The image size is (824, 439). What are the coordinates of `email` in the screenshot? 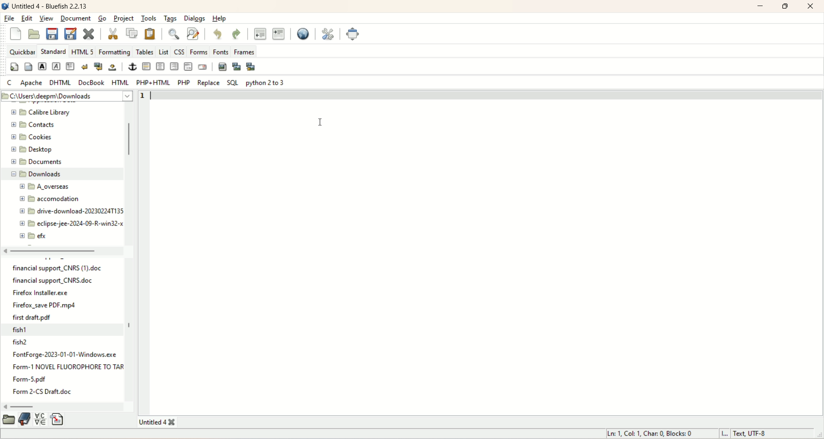 It's located at (203, 67).